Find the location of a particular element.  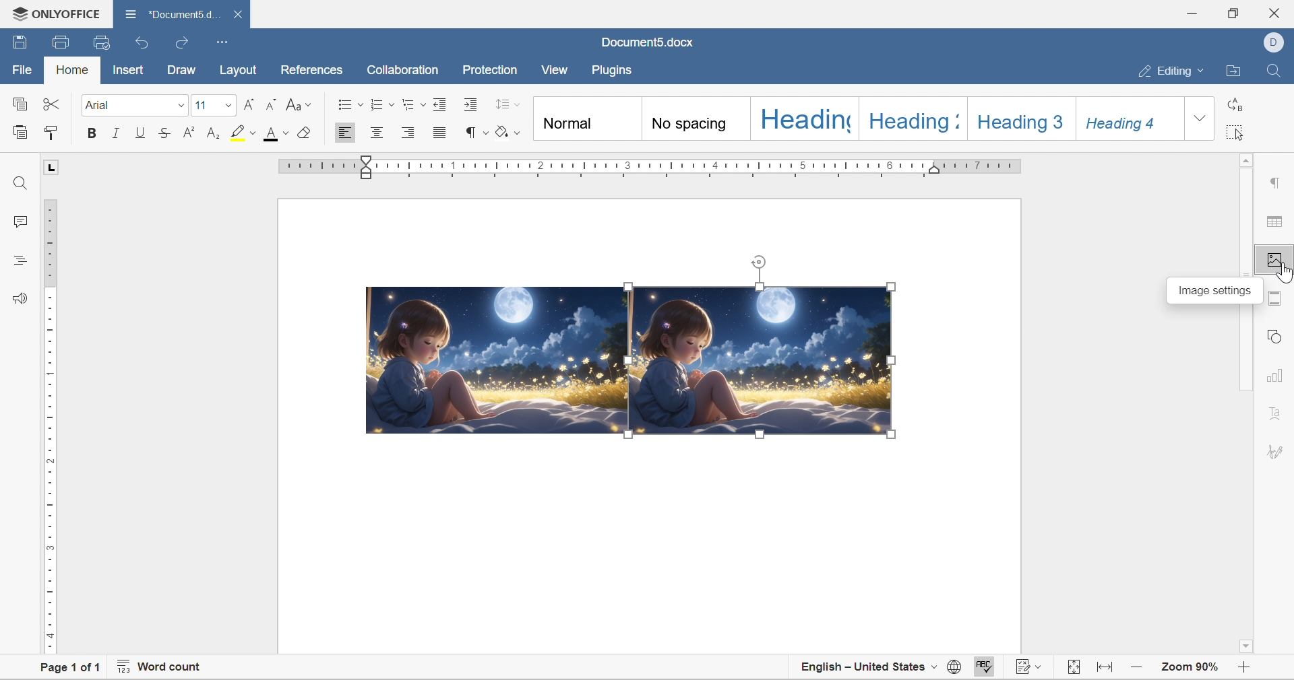

redo is located at coordinates (184, 44).